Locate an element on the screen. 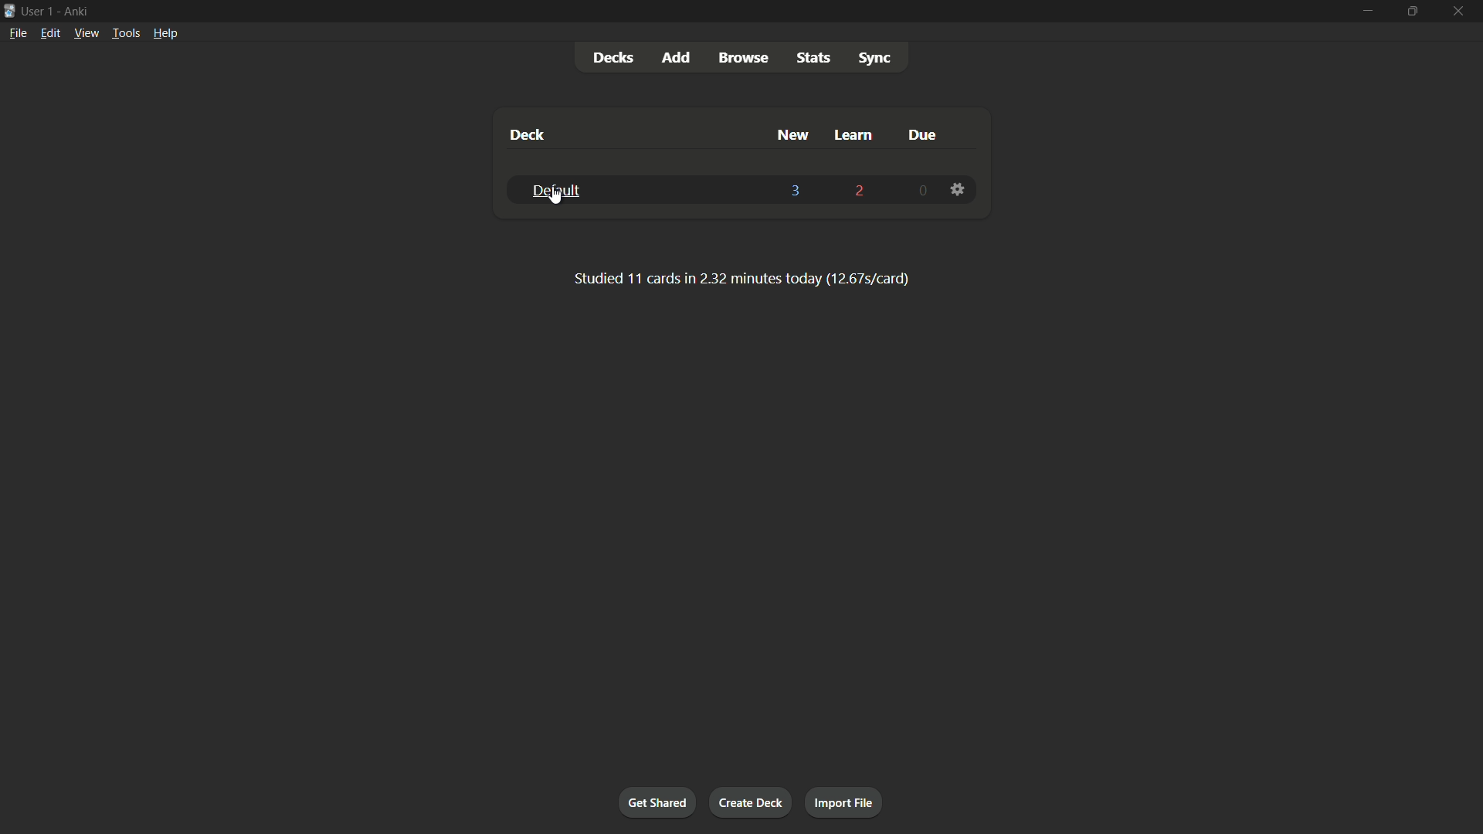  stats is located at coordinates (815, 56).